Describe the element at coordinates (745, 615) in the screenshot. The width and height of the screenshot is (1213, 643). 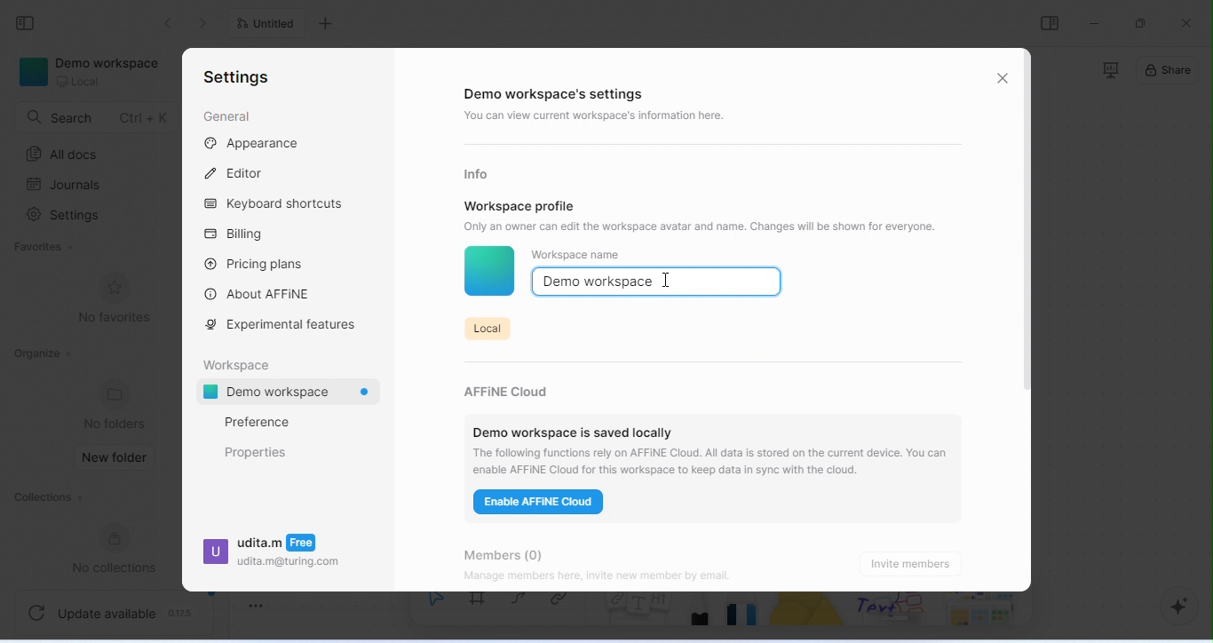
I see `eraser` at that location.